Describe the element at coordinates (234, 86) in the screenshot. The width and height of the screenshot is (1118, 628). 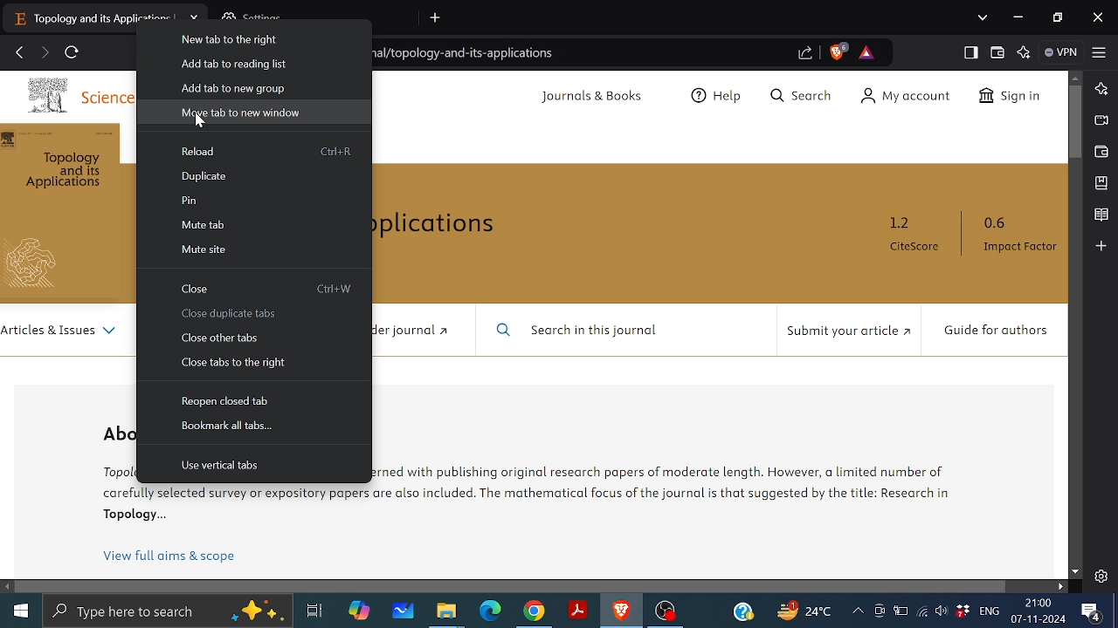
I see `Add tab to new group` at that location.